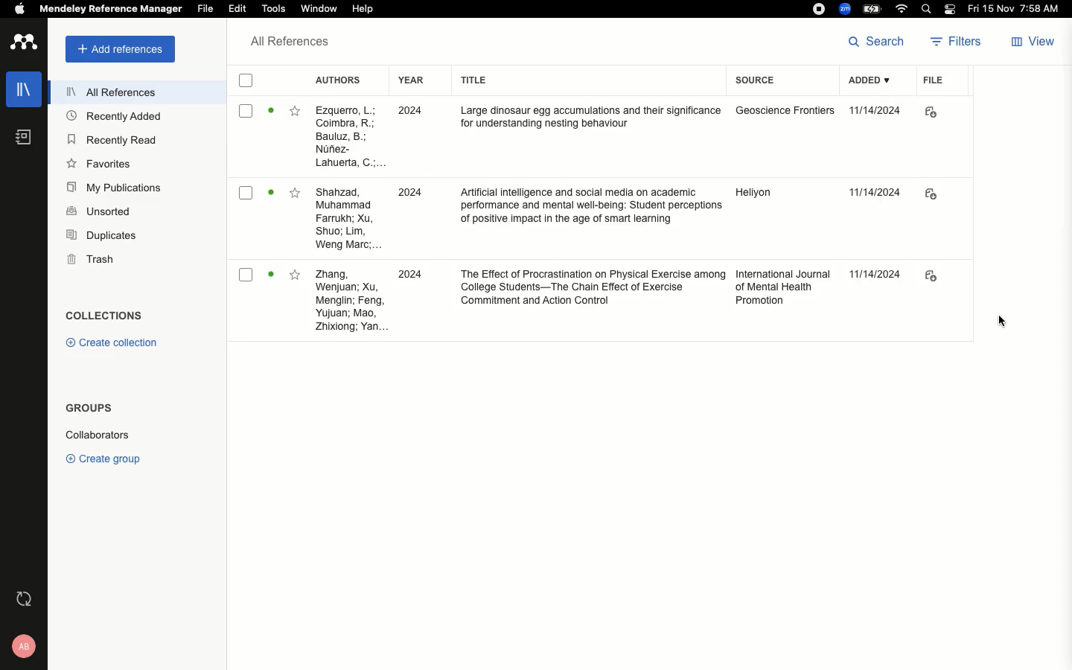  Describe the element at coordinates (20, 646) in the screenshot. I see `Account and help` at that location.